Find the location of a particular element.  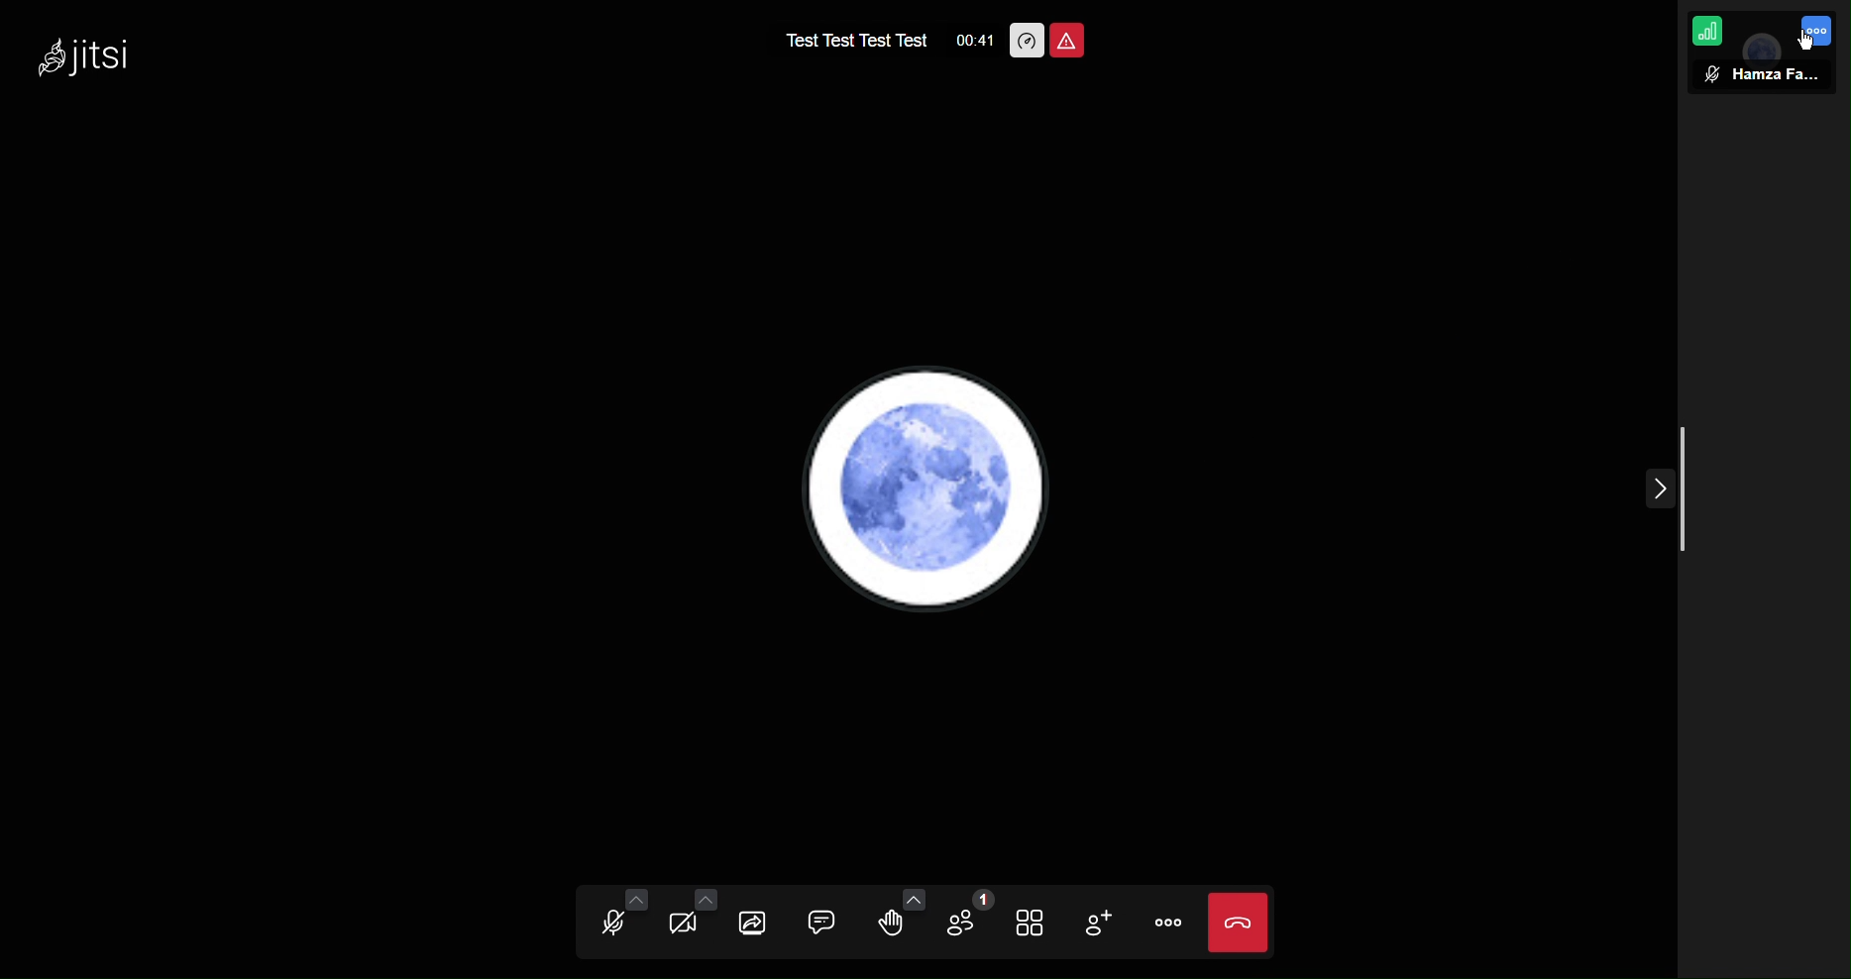

Video is located at coordinates (687, 923).